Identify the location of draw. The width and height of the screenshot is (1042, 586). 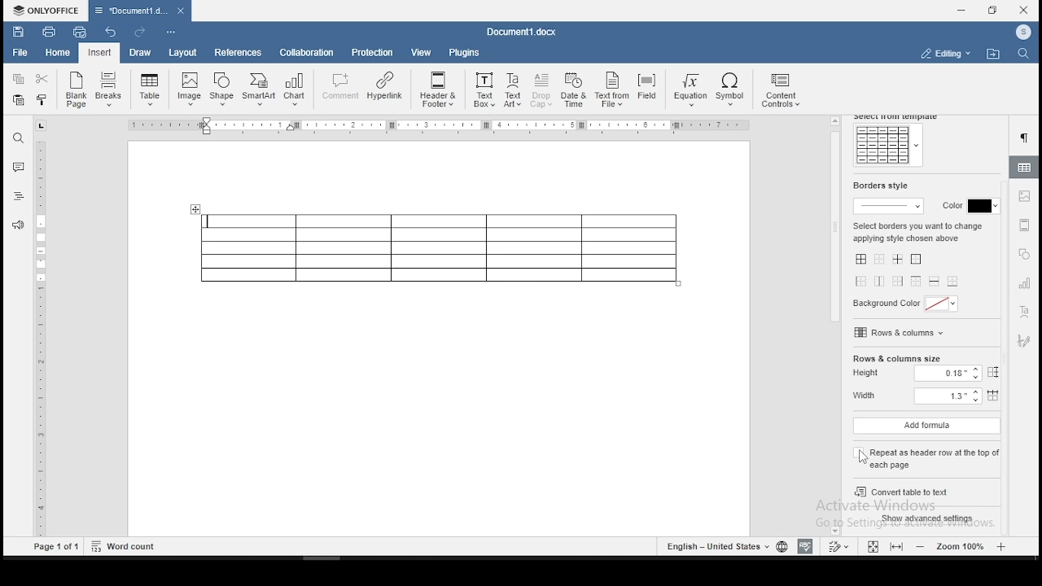
(140, 54).